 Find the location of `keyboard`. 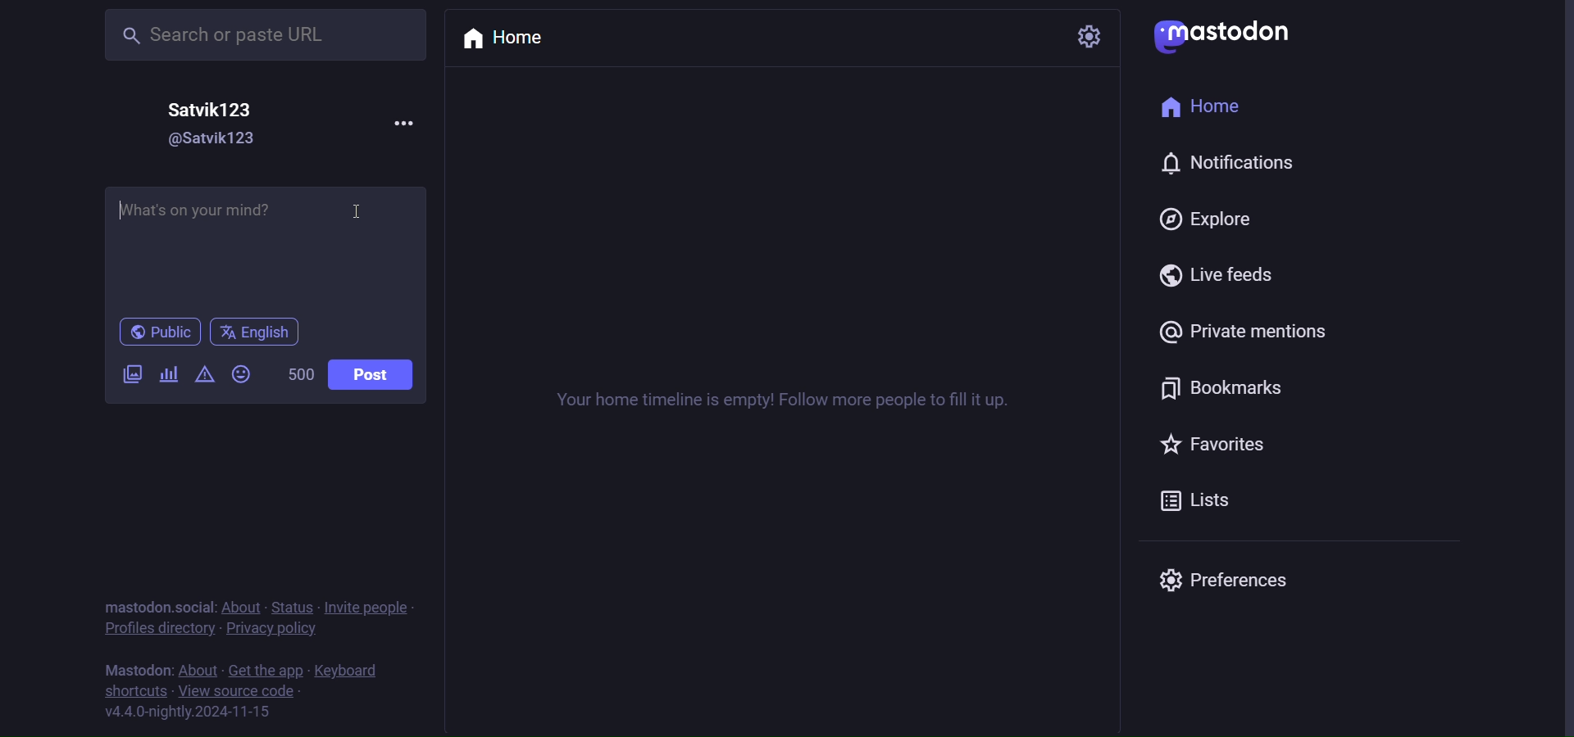

keyboard is located at coordinates (348, 672).